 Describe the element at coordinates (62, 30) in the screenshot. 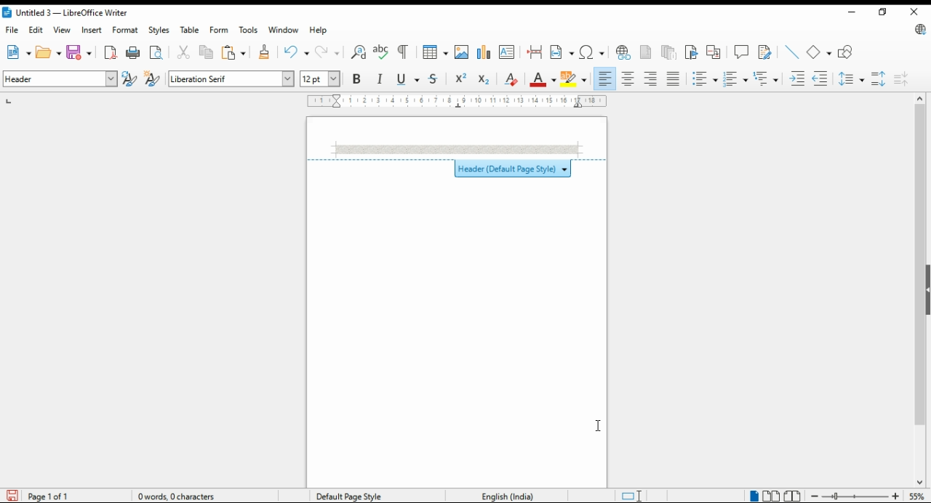

I see `view` at that location.